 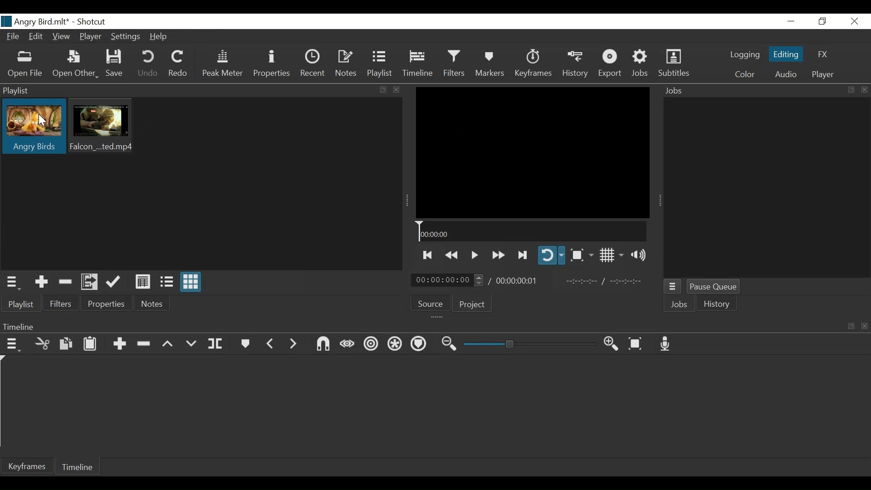 What do you see at coordinates (113, 282) in the screenshot?
I see `Update` at bounding box center [113, 282].